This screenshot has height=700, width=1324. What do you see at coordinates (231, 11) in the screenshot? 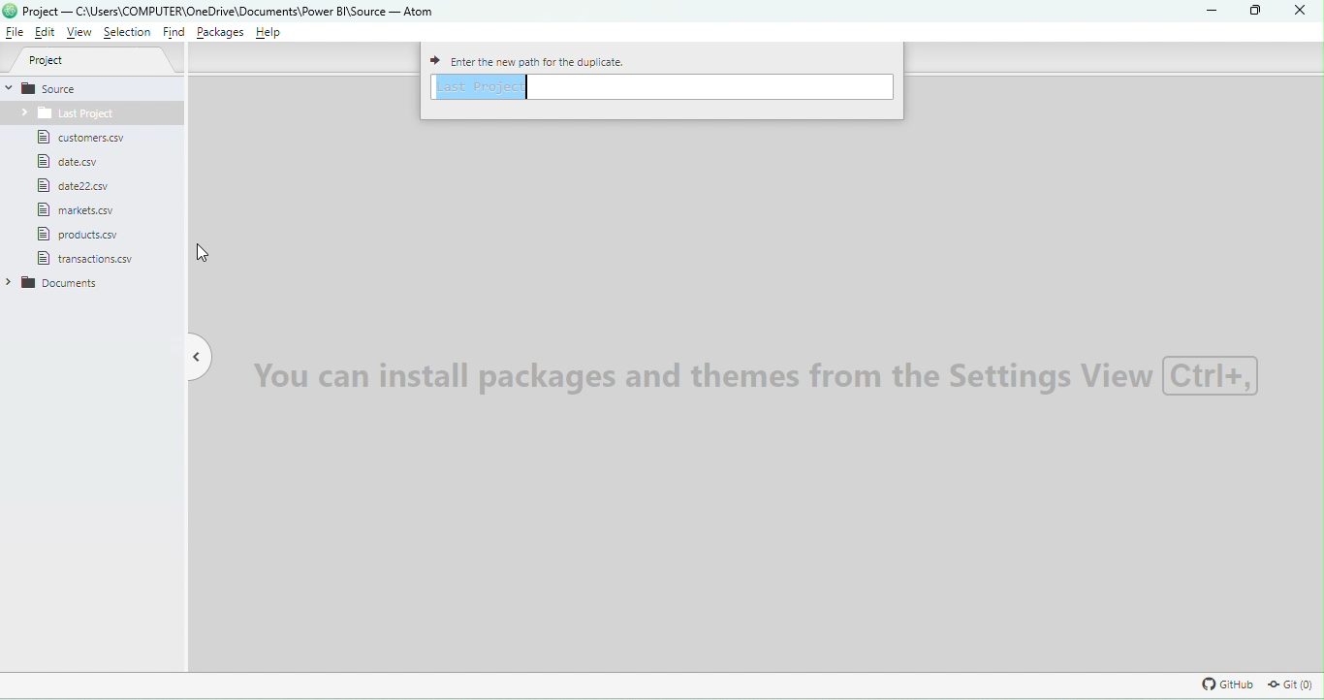
I see `File name` at bounding box center [231, 11].